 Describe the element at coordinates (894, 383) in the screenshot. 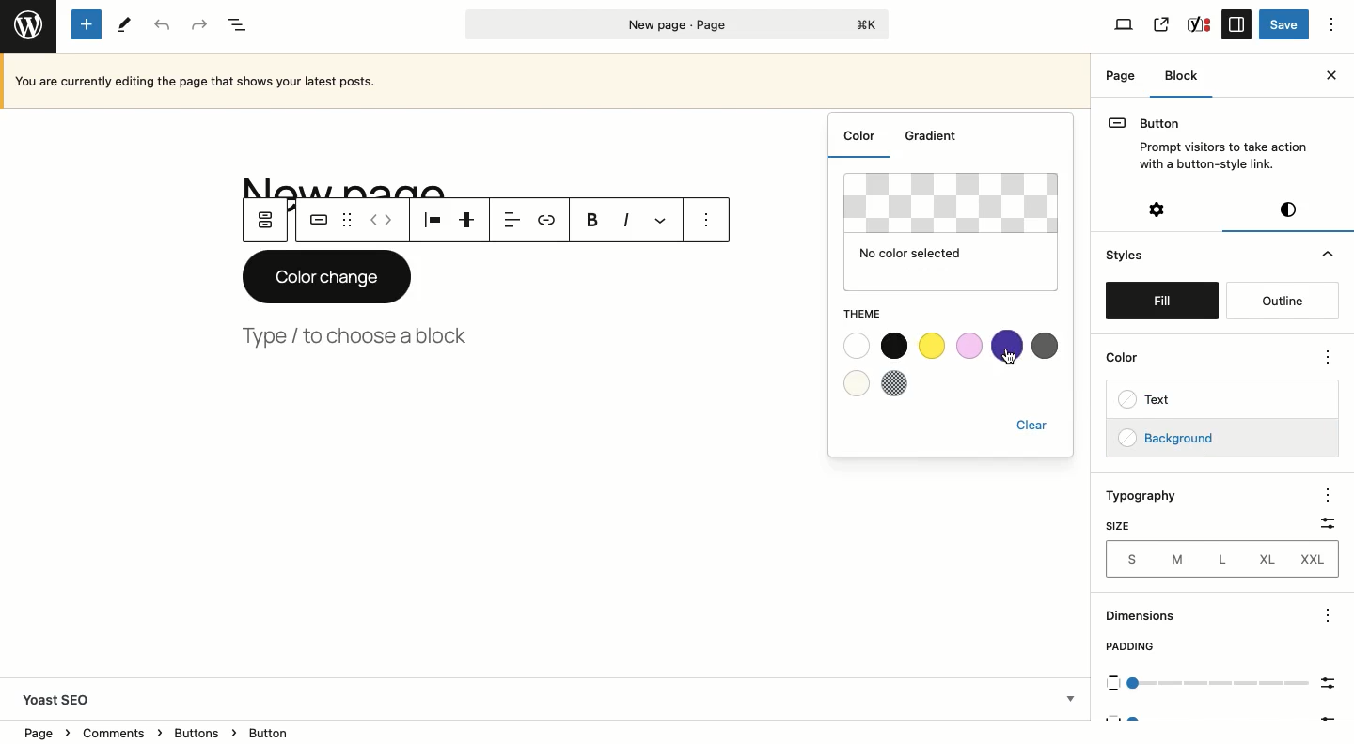

I see `Checkered` at that location.